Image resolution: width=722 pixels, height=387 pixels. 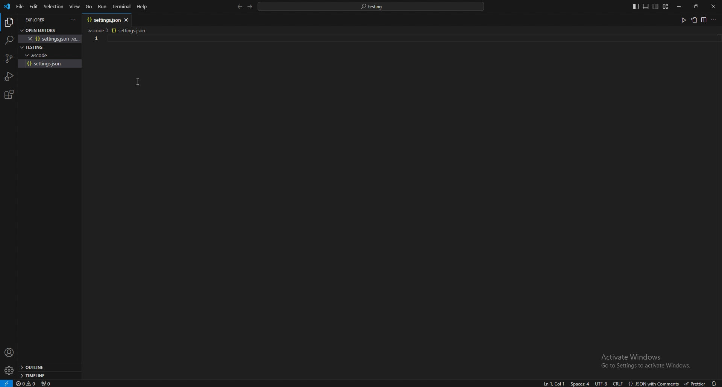 I want to click on activate windows, so click(x=646, y=357).